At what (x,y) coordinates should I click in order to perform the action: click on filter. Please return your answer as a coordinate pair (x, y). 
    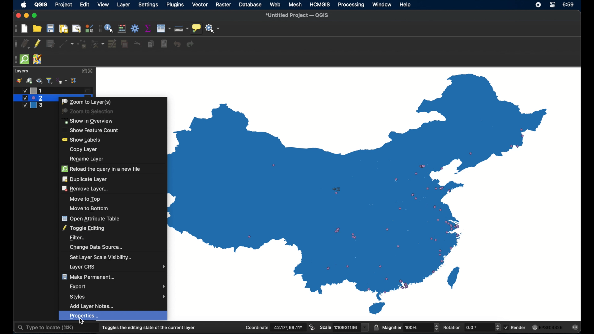
    Looking at the image, I should click on (77, 238).